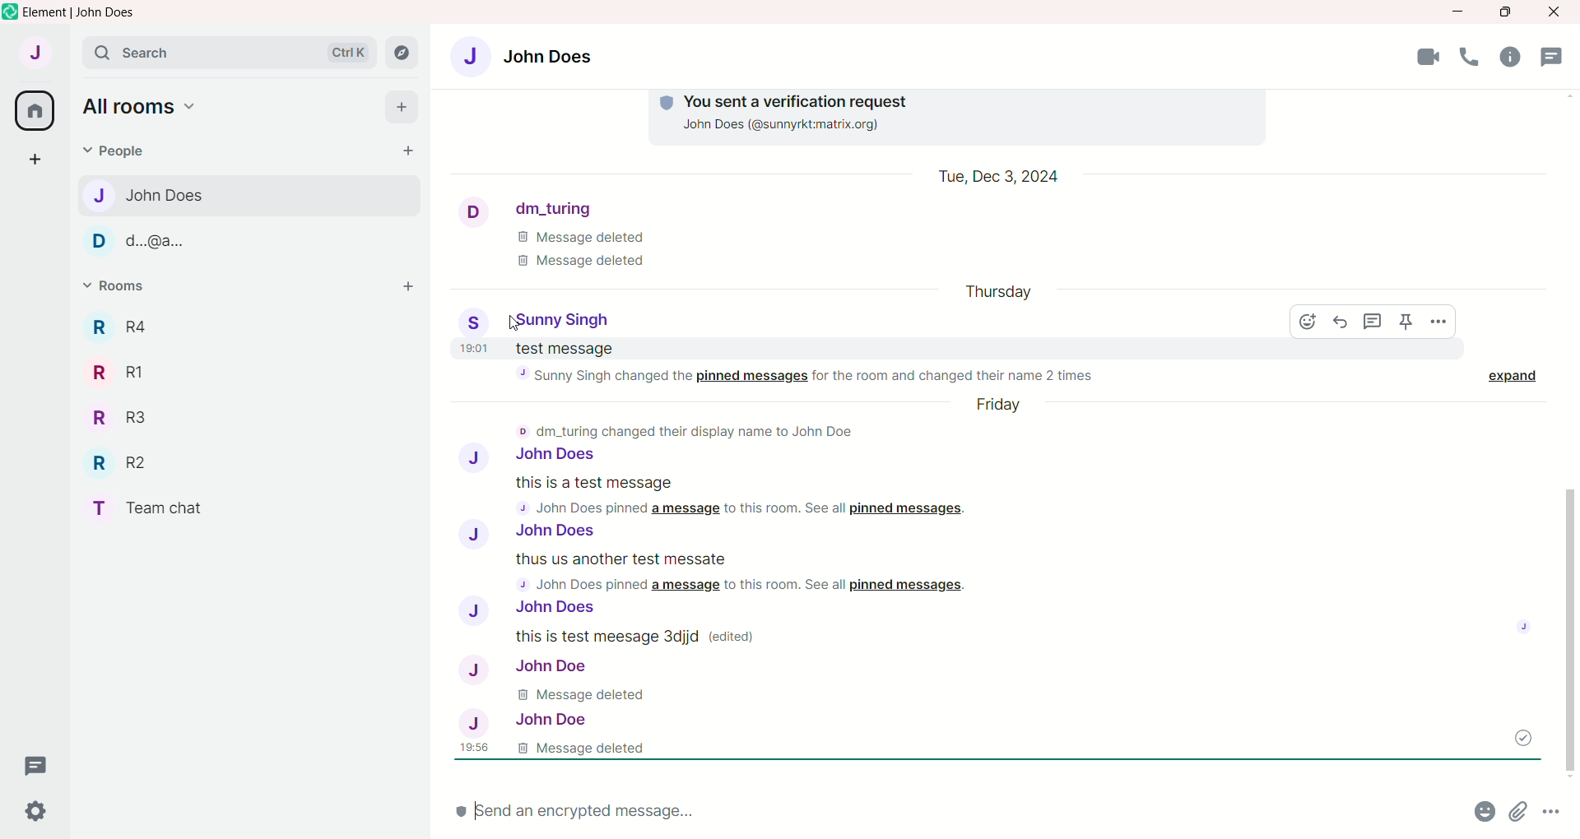  I want to click on John Does, so click(524, 665).